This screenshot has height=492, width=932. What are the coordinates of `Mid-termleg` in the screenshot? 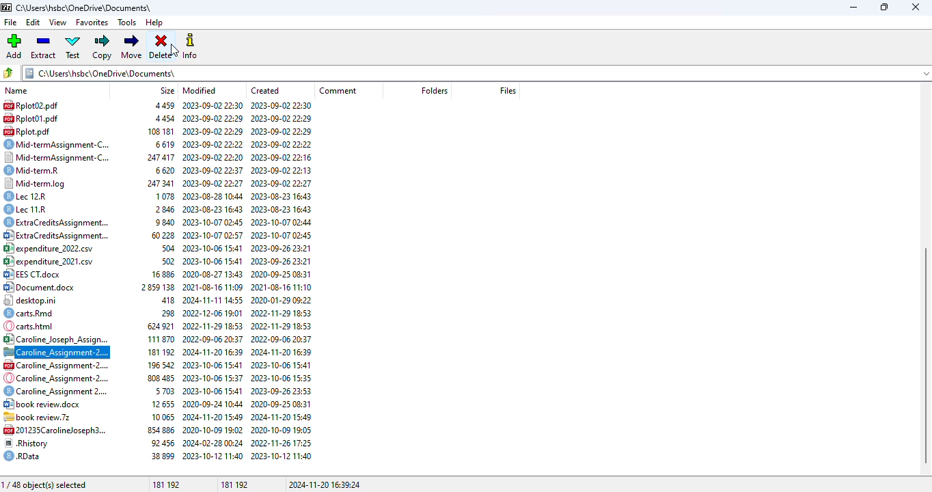 It's located at (40, 182).